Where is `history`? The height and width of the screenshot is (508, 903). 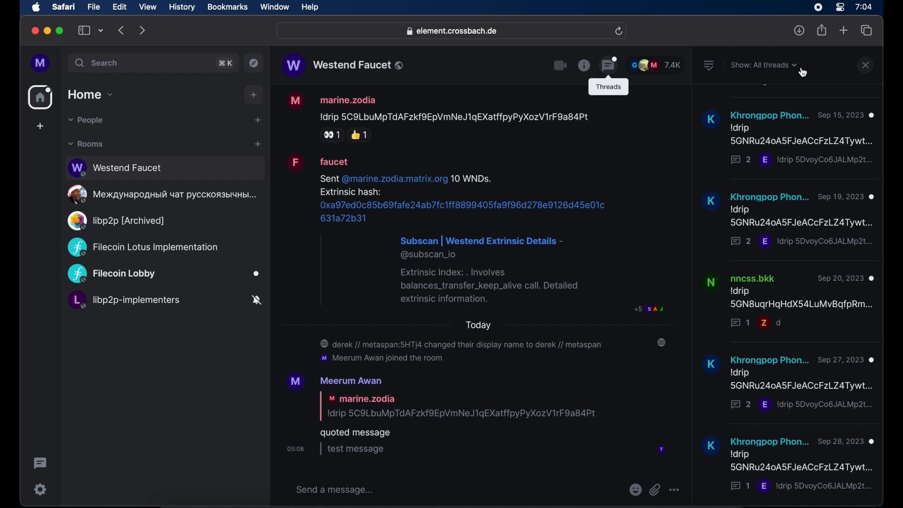 history is located at coordinates (182, 7).